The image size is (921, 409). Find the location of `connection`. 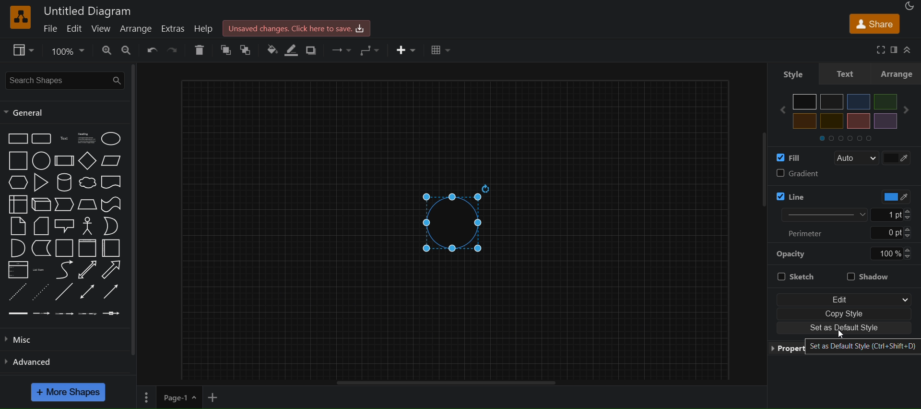

connection is located at coordinates (338, 48).